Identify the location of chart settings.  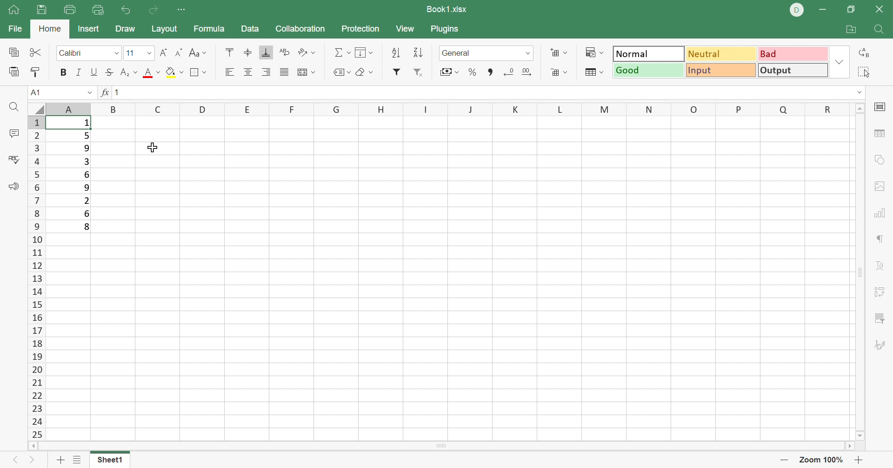
(881, 213).